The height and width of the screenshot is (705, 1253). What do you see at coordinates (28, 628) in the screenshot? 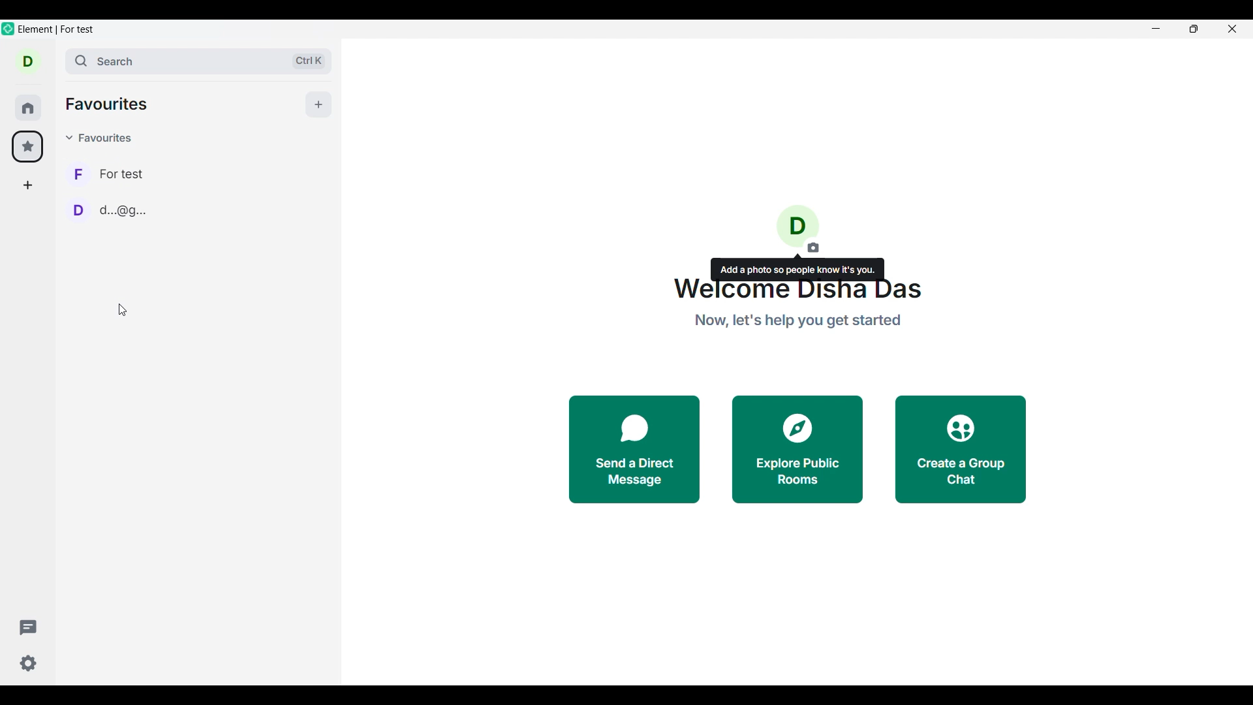
I see `Threads` at bounding box center [28, 628].